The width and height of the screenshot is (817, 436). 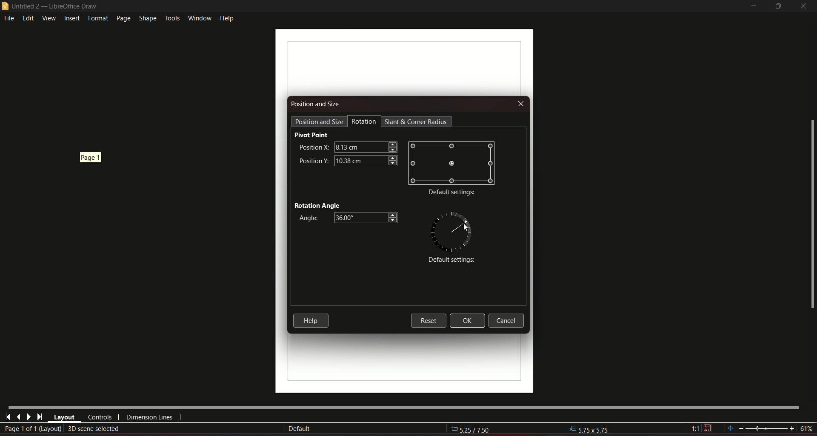 What do you see at coordinates (311, 320) in the screenshot?
I see `Help` at bounding box center [311, 320].